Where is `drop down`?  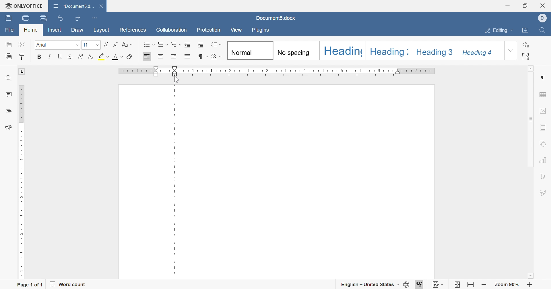 drop down is located at coordinates (77, 45).